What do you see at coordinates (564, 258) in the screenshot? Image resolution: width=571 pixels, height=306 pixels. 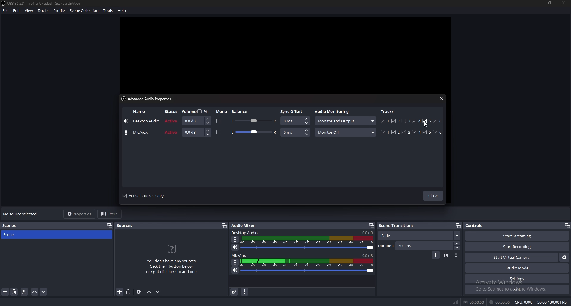 I see `configure virtual camera` at bounding box center [564, 258].